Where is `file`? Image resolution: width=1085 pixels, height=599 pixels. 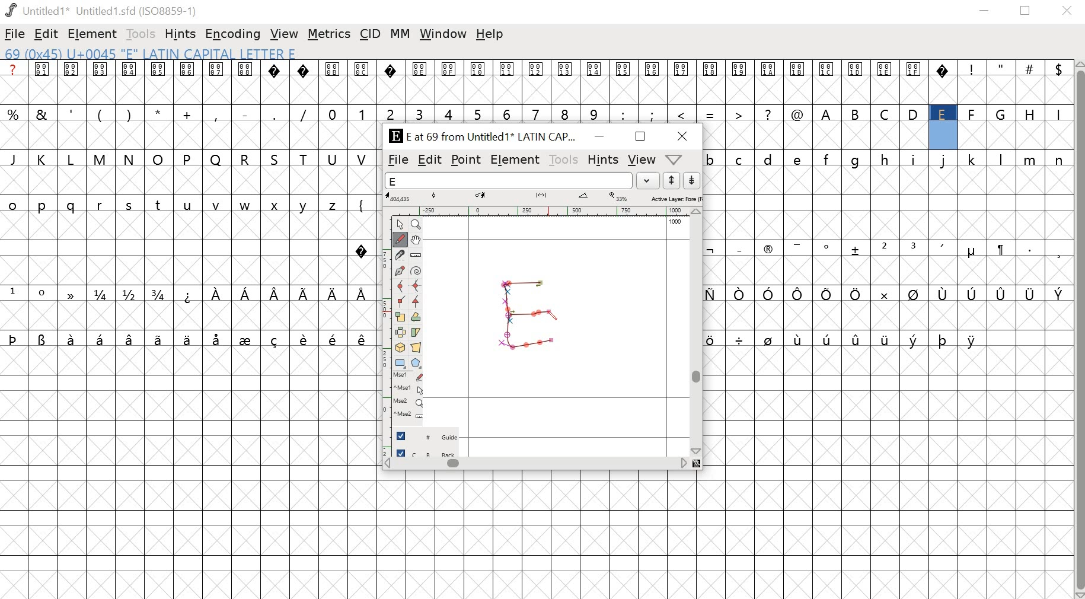 file is located at coordinates (398, 160).